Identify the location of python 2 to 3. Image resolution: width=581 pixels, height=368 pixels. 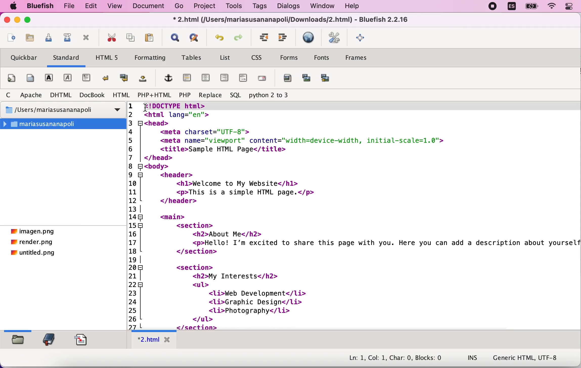
(274, 95).